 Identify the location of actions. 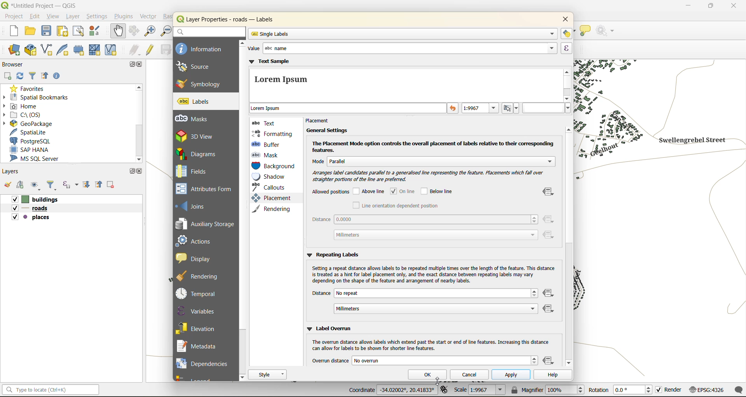
(199, 241).